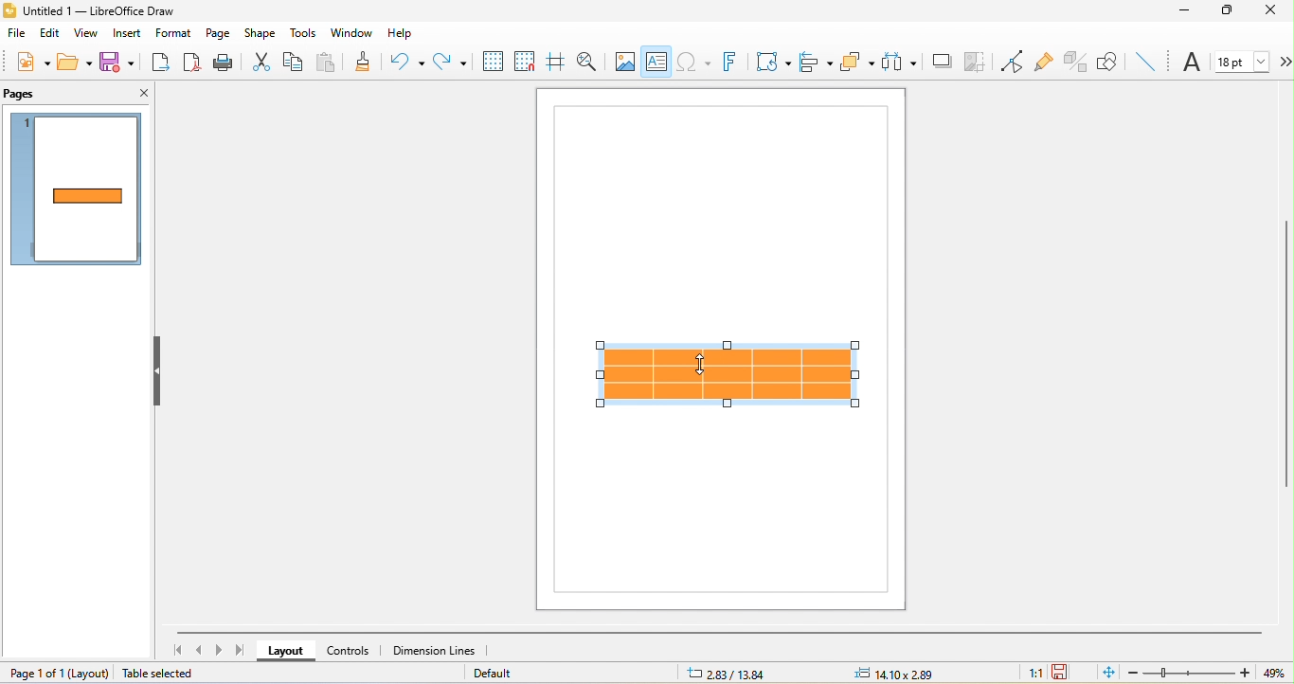 This screenshot has height=684, width=1294. Describe the element at coordinates (1276, 11) in the screenshot. I see `close` at that location.